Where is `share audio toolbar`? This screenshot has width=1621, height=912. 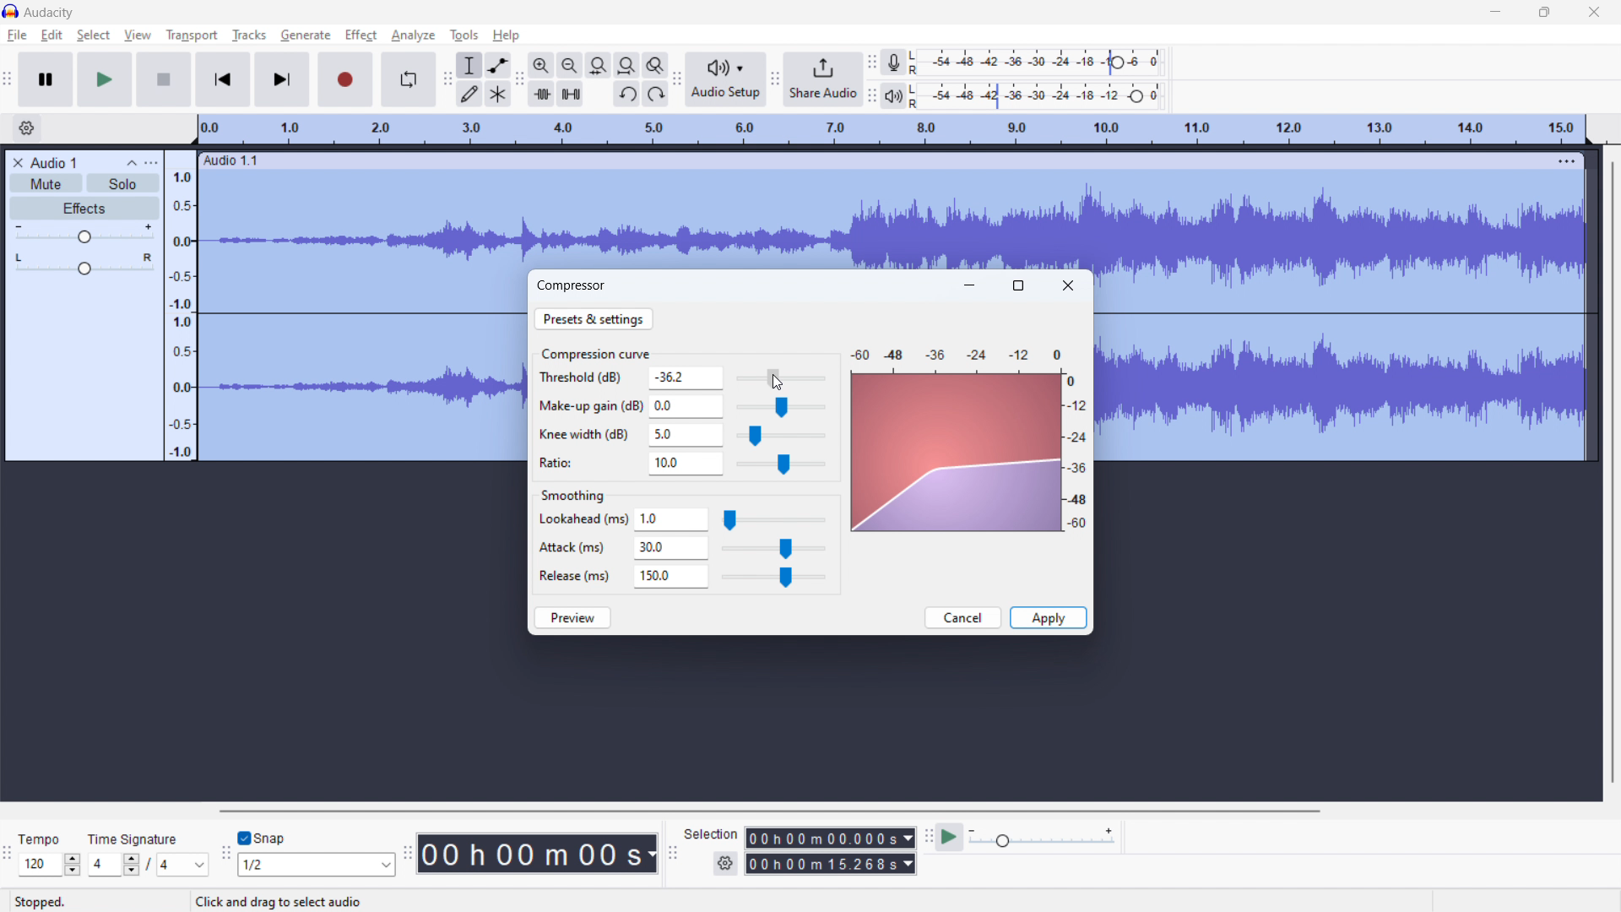 share audio toolbar is located at coordinates (775, 79).